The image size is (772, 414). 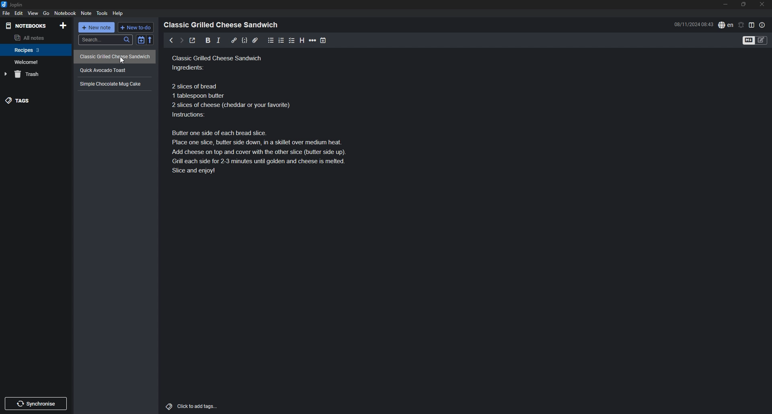 What do you see at coordinates (741, 25) in the screenshot?
I see `set alarm` at bounding box center [741, 25].